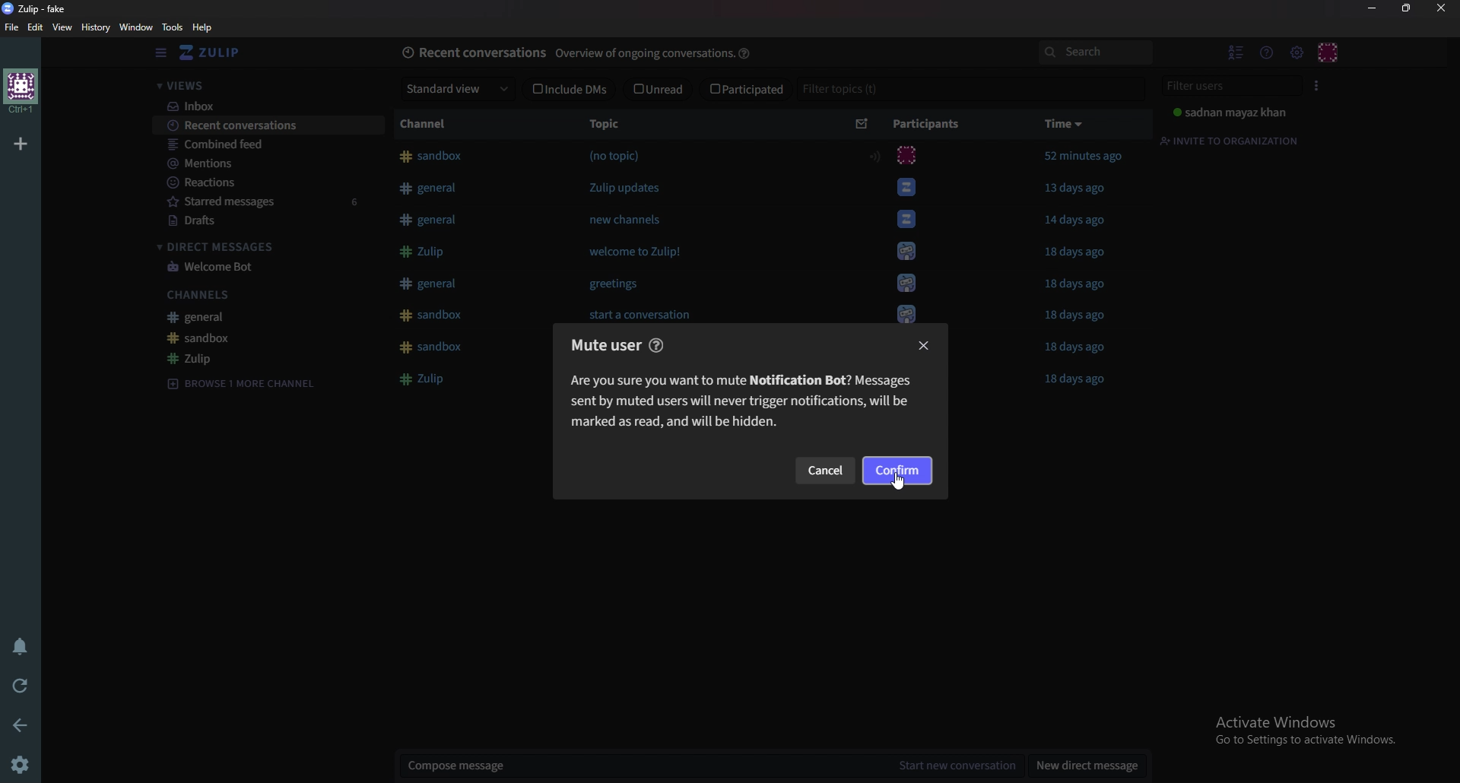  I want to click on Channels, so click(246, 294).